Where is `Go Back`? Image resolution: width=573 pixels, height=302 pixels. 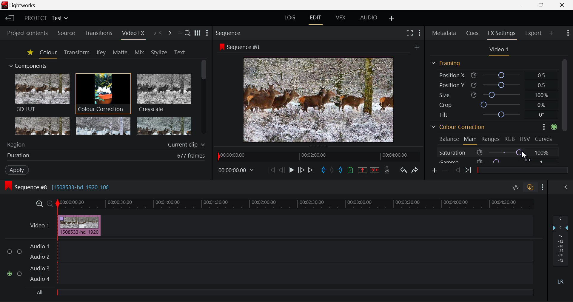
Go Back is located at coordinates (281, 170).